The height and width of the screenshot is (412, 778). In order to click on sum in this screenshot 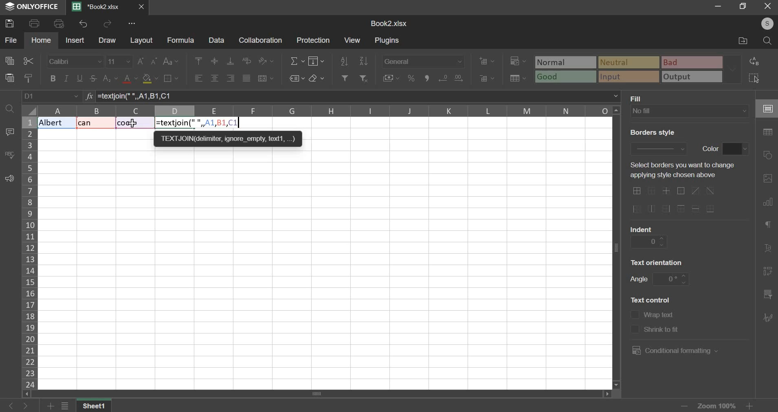, I will do `click(297, 60)`.